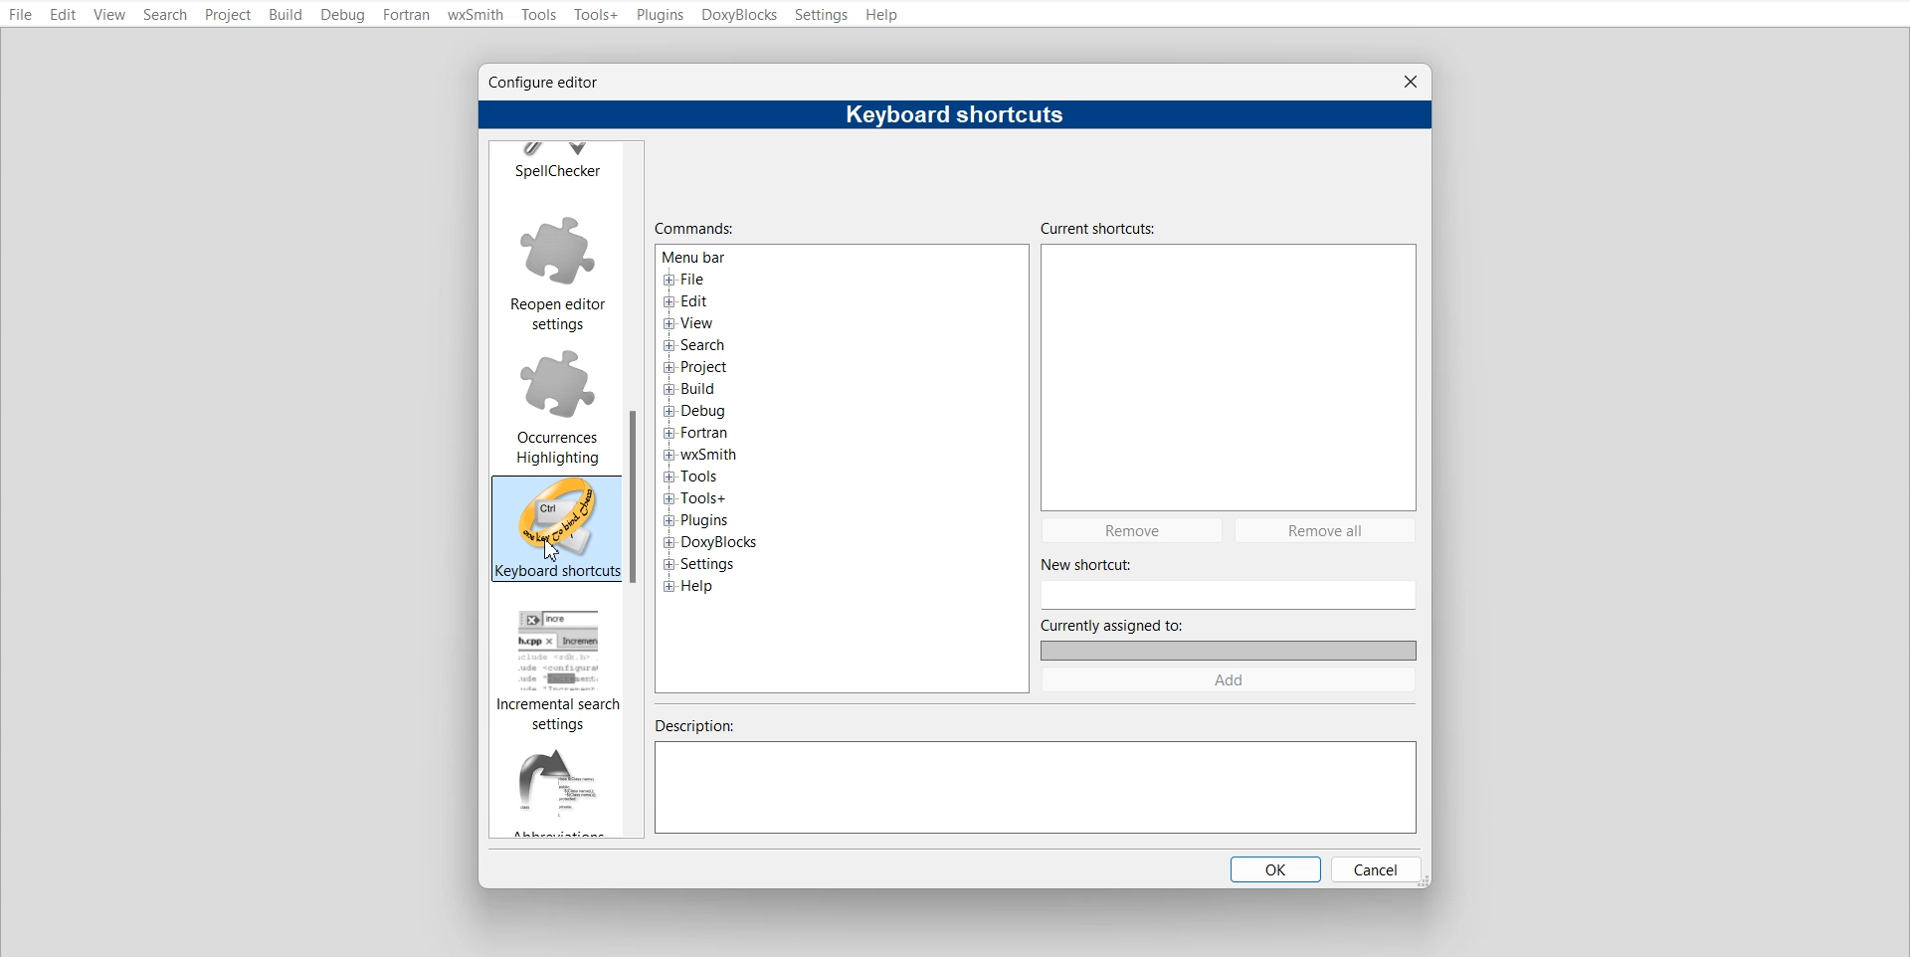 The width and height of the screenshot is (1910, 957). What do you see at coordinates (557, 789) in the screenshot?
I see `Abbreviation` at bounding box center [557, 789].